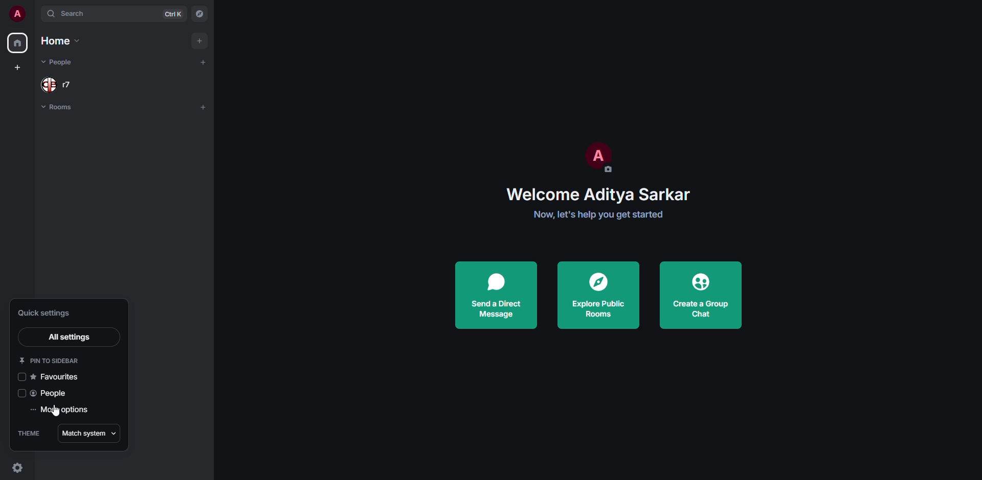 Image resolution: width=982 pixels, height=480 pixels. Describe the element at coordinates (57, 109) in the screenshot. I see `rooms` at that location.